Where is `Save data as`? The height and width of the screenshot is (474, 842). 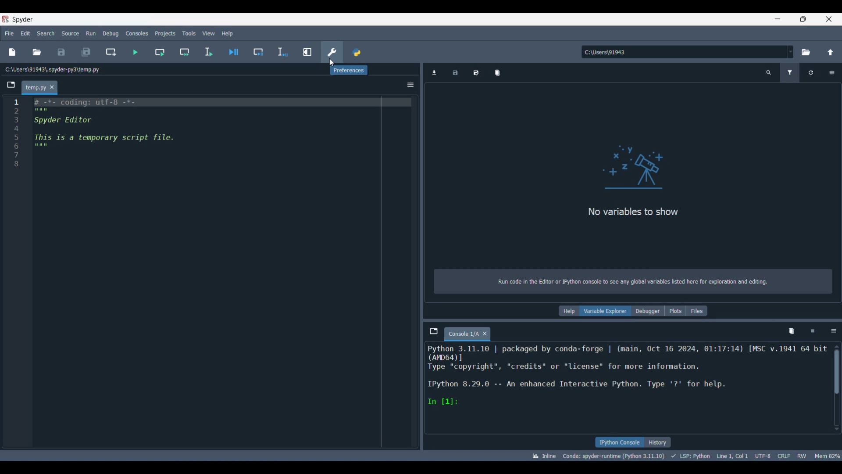 Save data as is located at coordinates (476, 73).